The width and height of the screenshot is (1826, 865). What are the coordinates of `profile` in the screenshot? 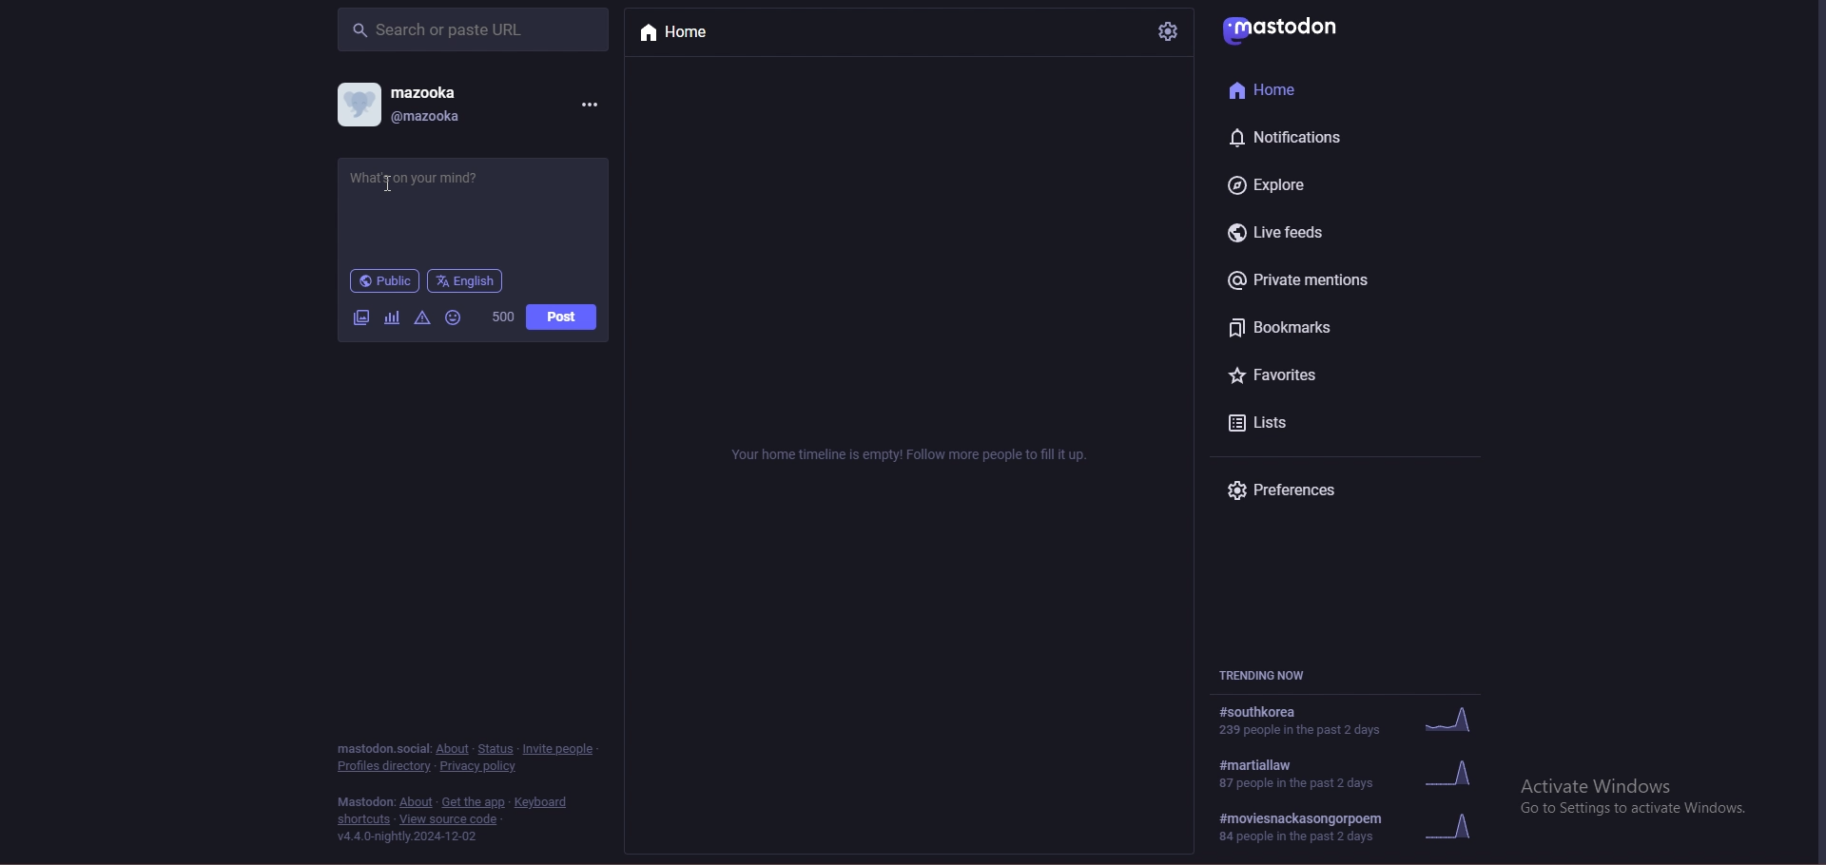 It's located at (359, 104).